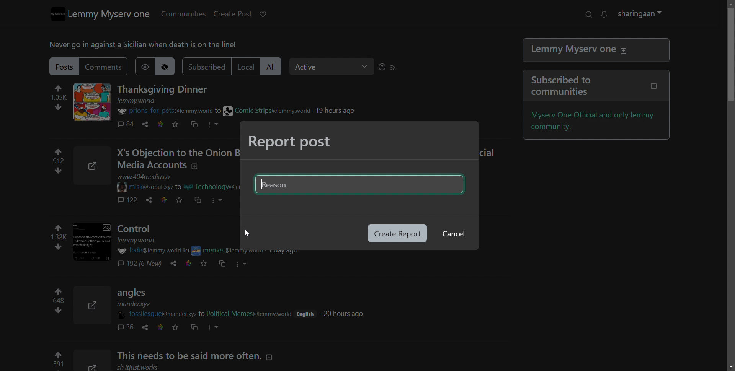 This screenshot has width=735, height=371. What do you see at coordinates (170, 67) in the screenshot?
I see `hide posts` at bounding box center [170, 67].